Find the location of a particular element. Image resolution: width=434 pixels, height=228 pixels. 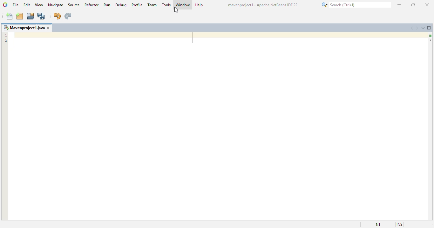

new project is located at coordinates (20, 16).